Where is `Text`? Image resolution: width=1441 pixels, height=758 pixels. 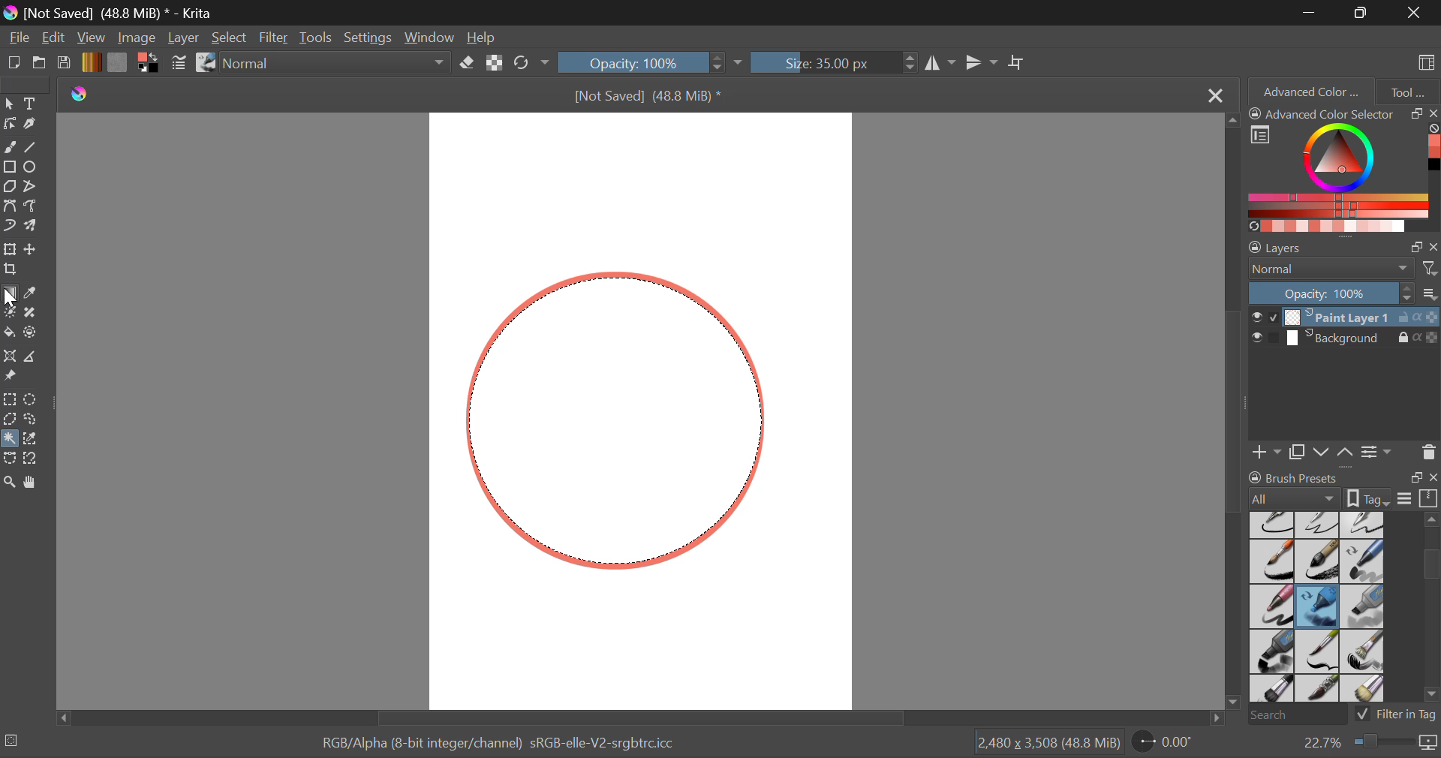
Text is located at coordinates (32, 103).